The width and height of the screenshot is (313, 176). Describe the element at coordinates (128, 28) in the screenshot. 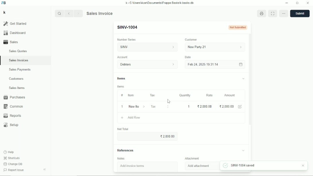

I see `New entry` at that location.